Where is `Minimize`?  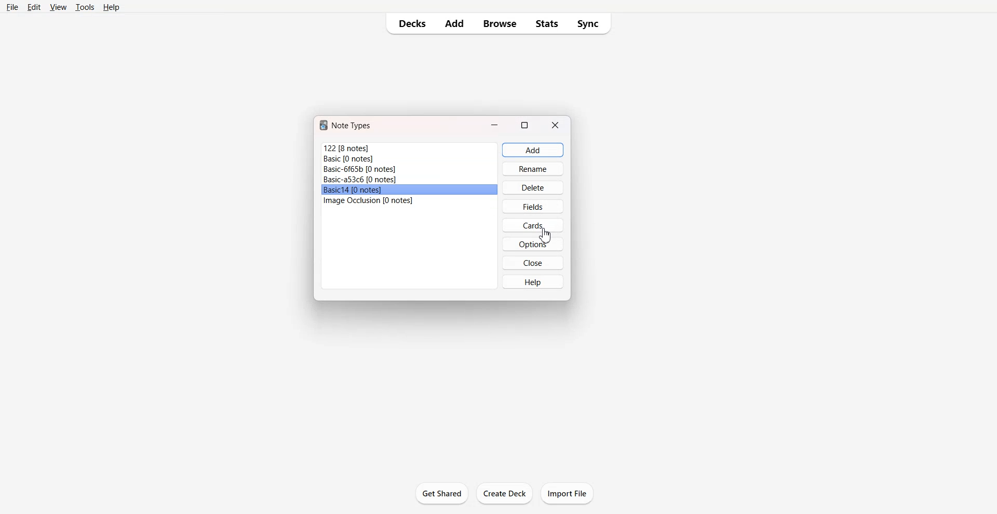 Minimize is located at coordinates (495, 124).